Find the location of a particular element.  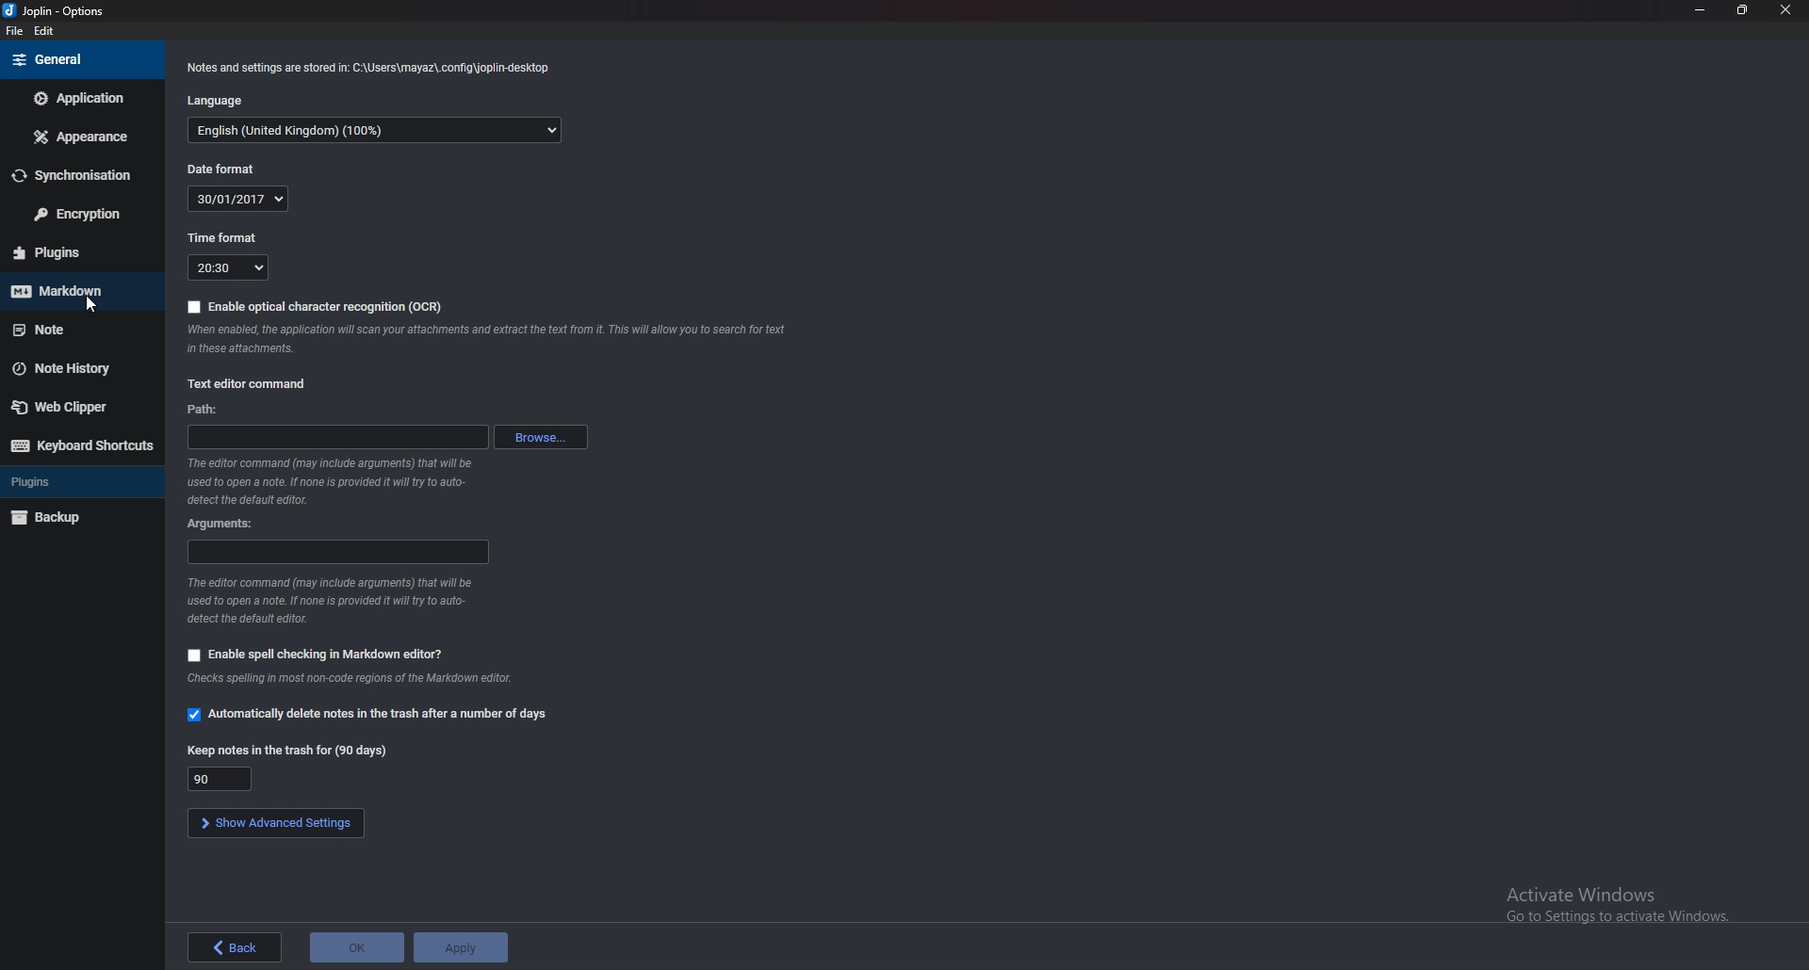

Plugins is located at coordinates (74, 481).